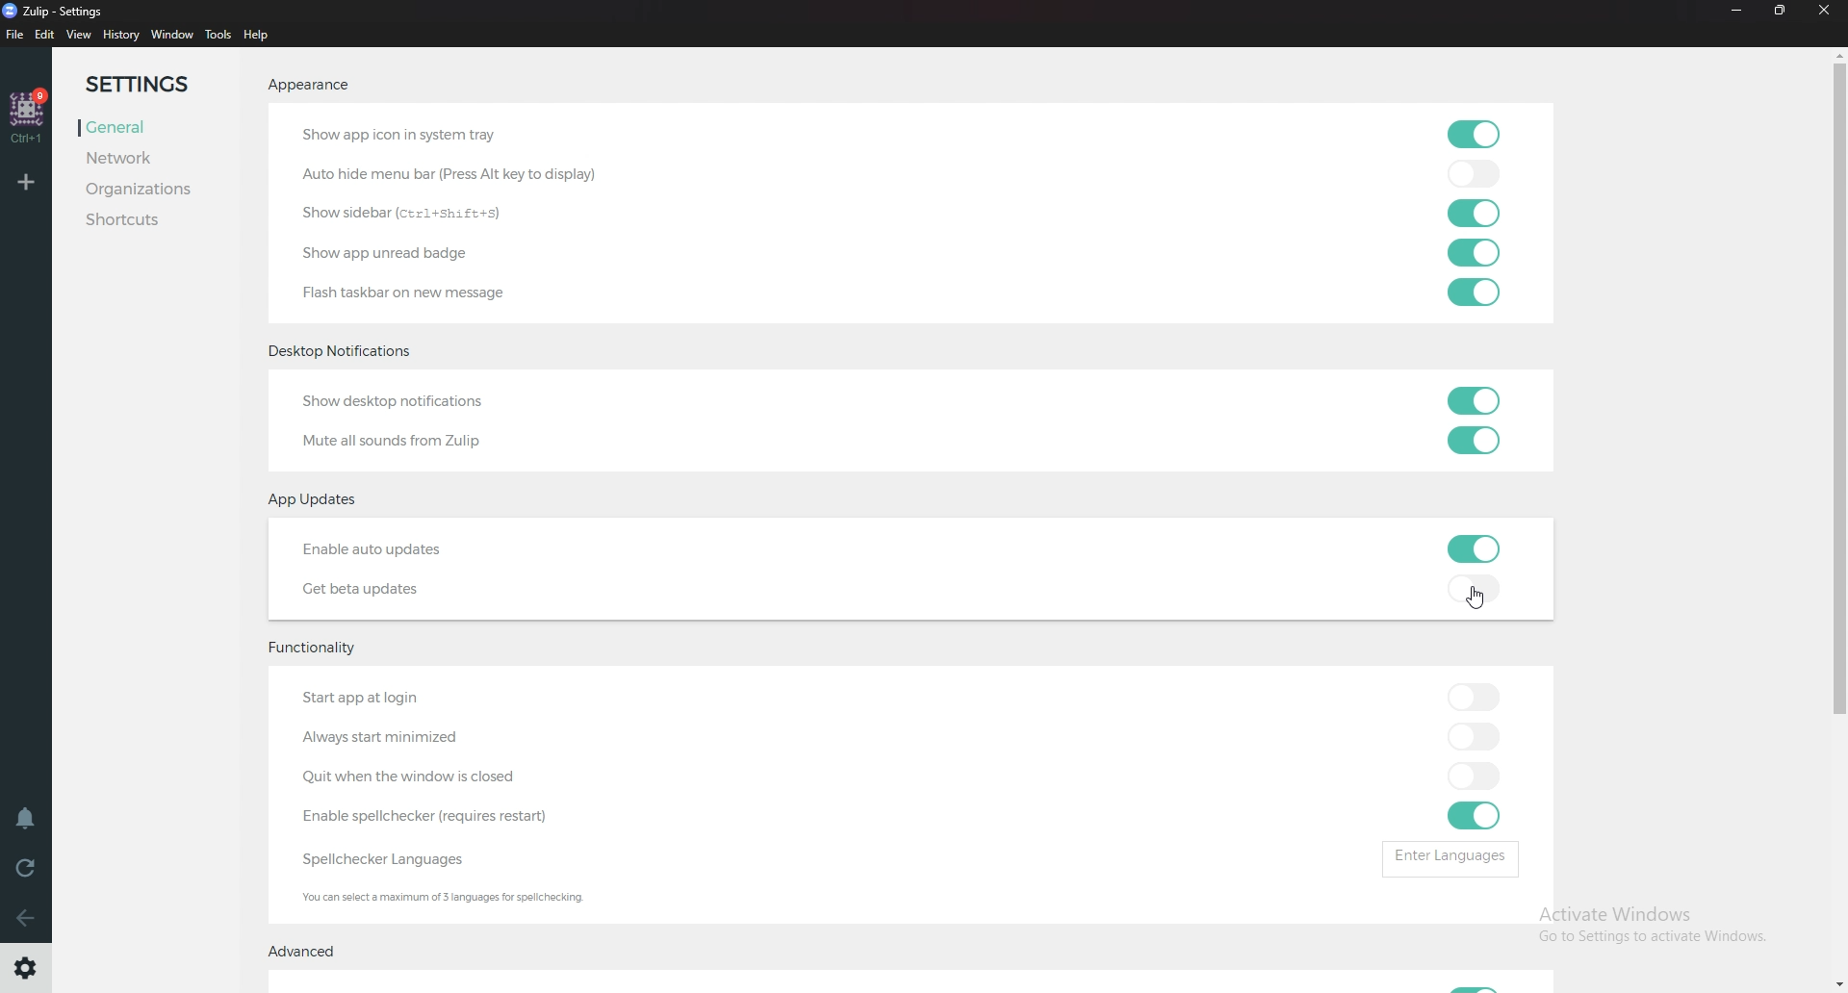  I want to click on enter languages, so click(1453, 857).